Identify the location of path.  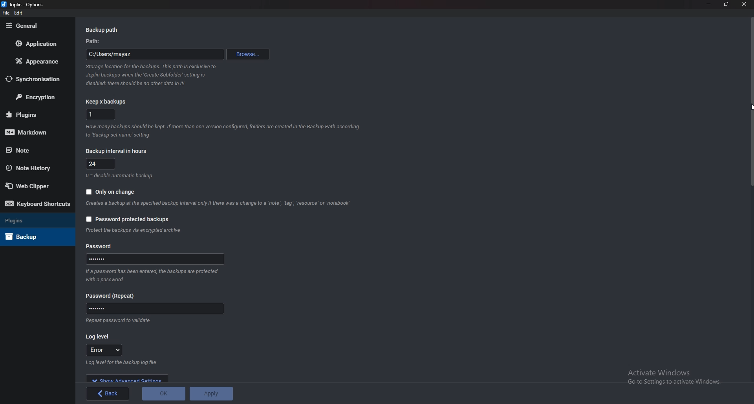
(156, 54).